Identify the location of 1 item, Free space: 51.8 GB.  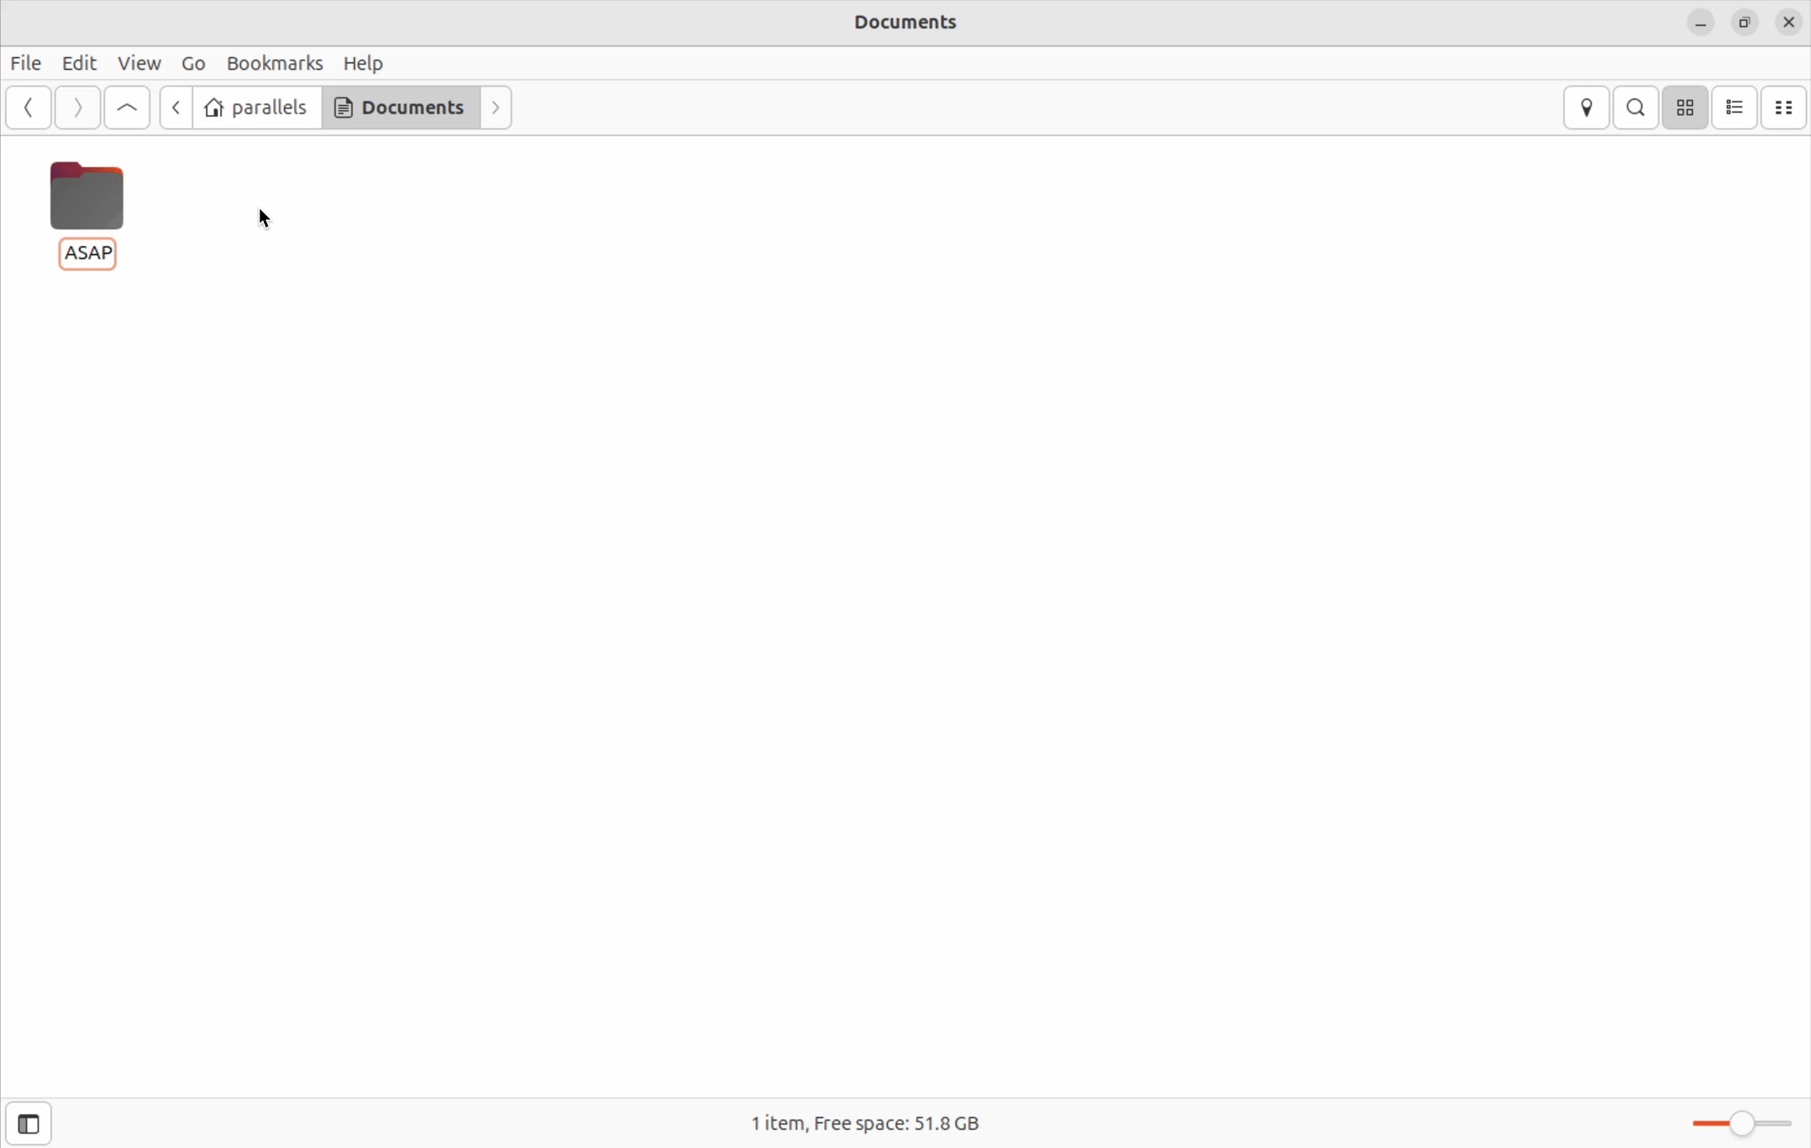
(914, 1122).